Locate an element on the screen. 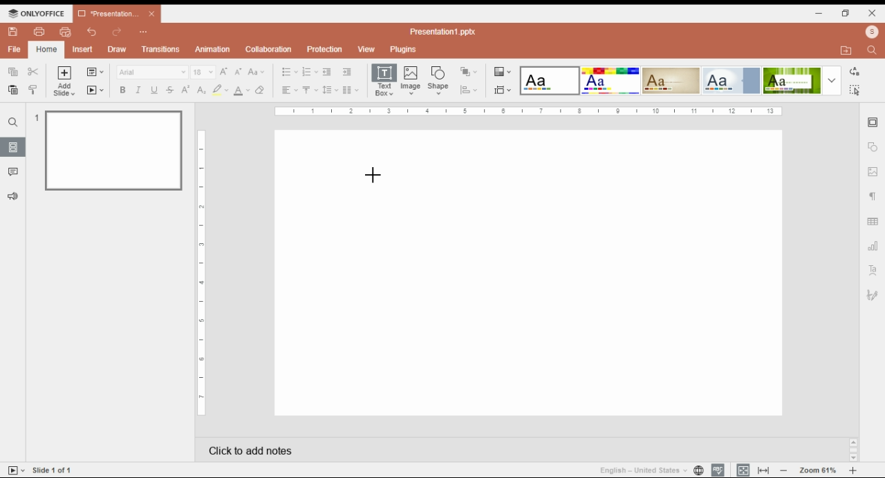 The width and height of the screenshot is (885, 478). vertical alignment is located at coordinates (310, 90).